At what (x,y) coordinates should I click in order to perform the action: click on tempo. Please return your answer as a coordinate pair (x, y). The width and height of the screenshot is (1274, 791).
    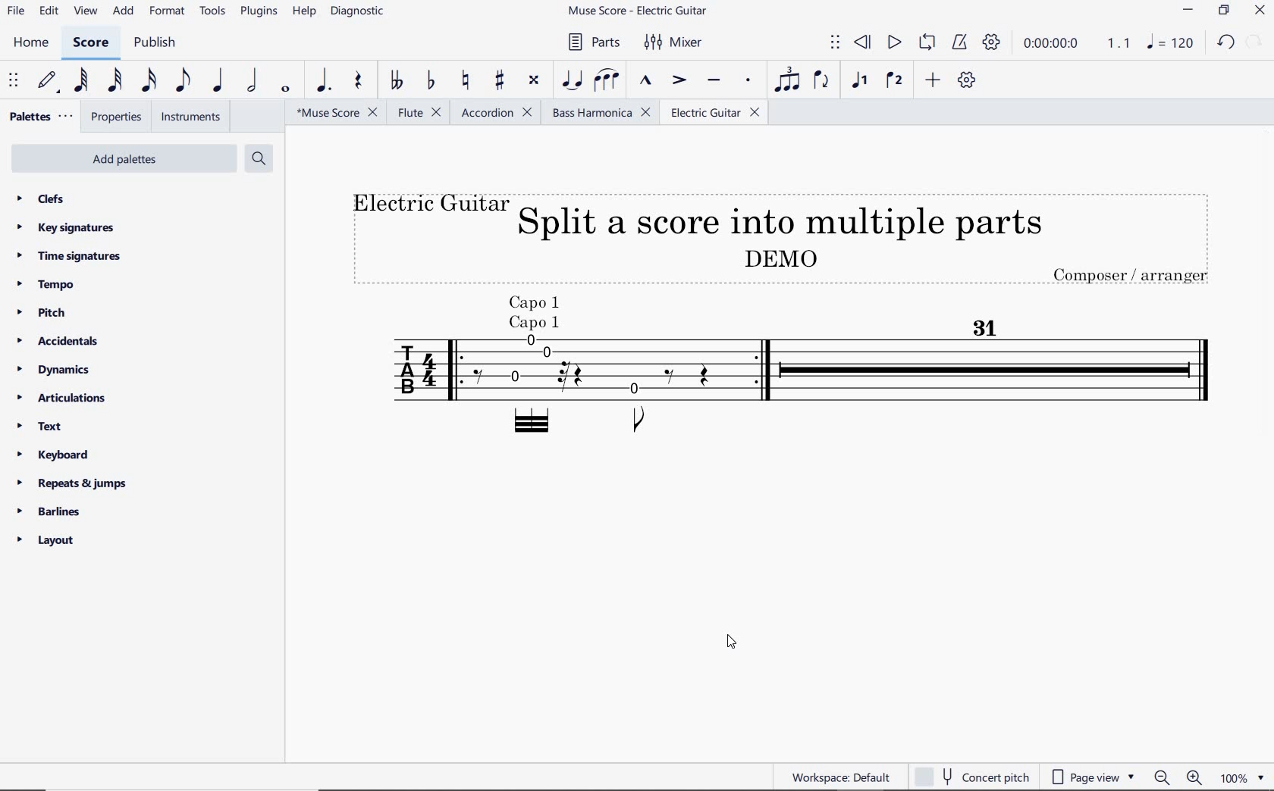
    Looking at the image, I should click on (45, 287).